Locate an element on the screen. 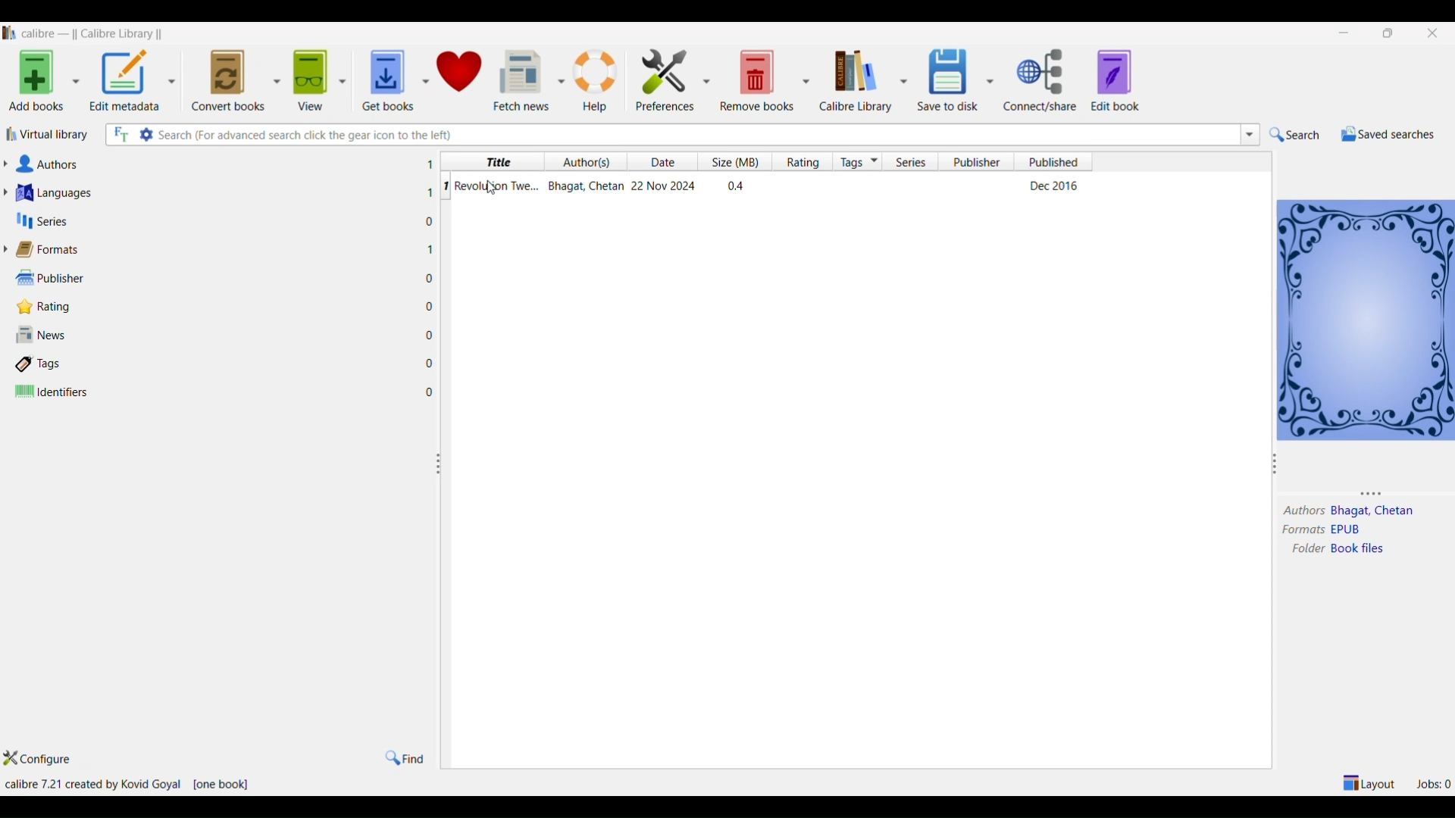 Image resolution: width=1455 pixels, height=818 pixels. cursor is located at coordinates (493, 190).